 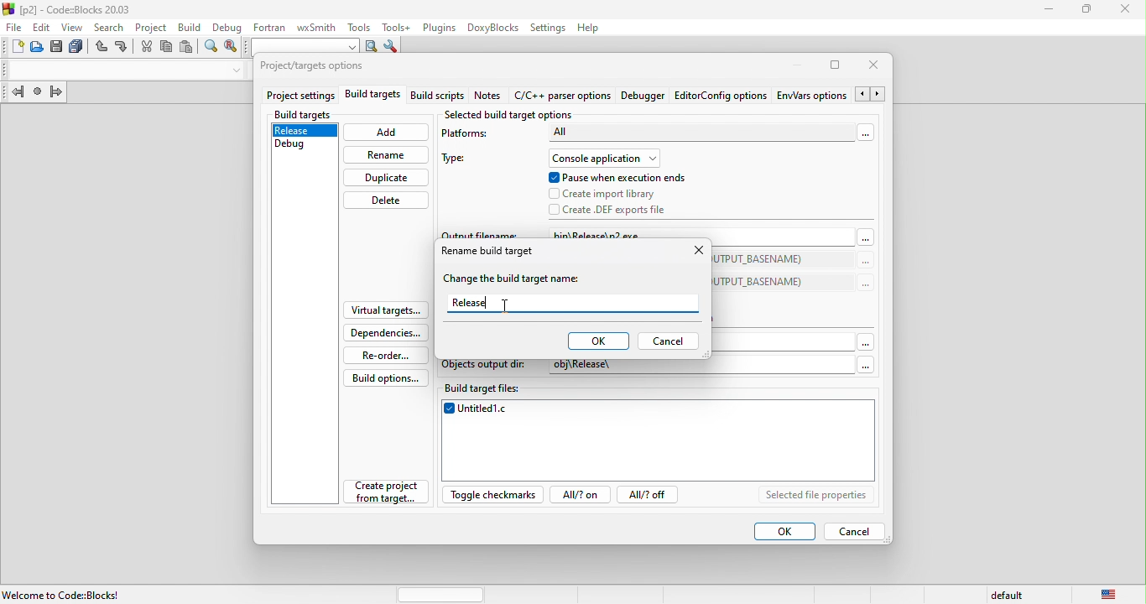 What do you see at coordinates (186, 48) in the screenshot?
I see `paste` at bounding box center [186, 48].